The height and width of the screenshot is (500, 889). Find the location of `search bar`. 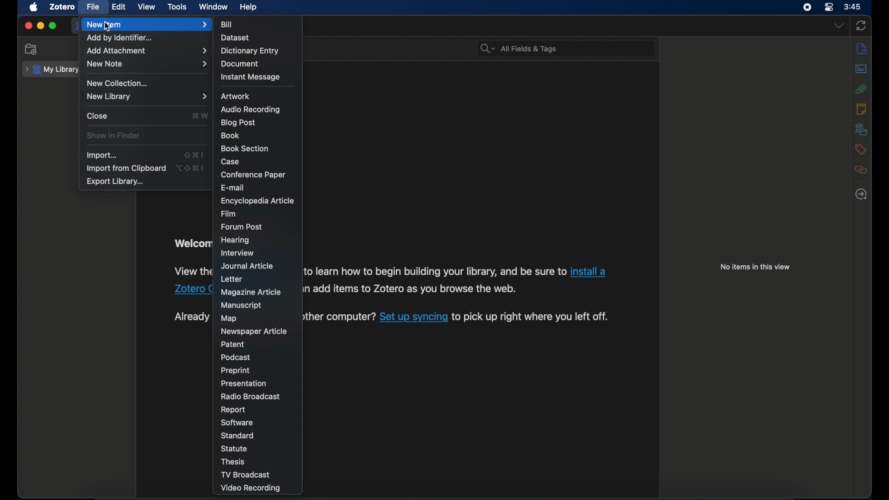

search bar is located at coordinates (518, 48).